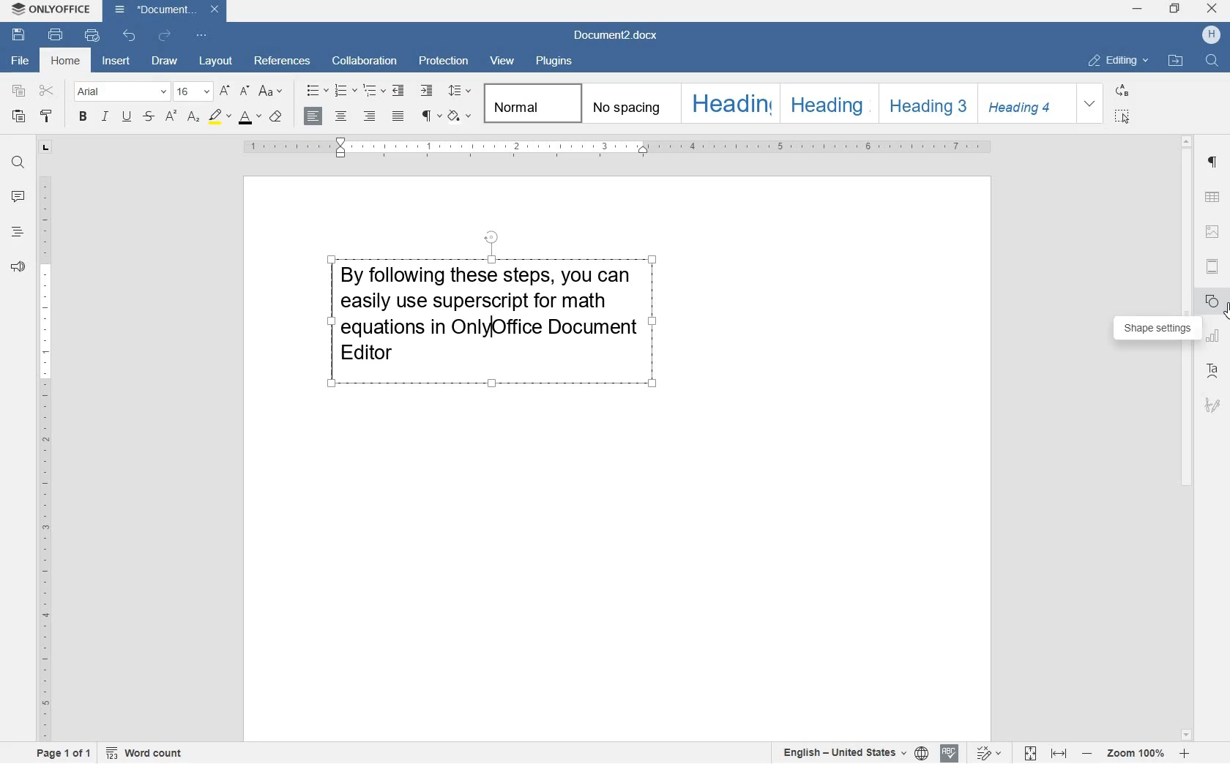 The height and width of the screenshot is (764, 1230). I want to click on subscript, so click(194, 118).